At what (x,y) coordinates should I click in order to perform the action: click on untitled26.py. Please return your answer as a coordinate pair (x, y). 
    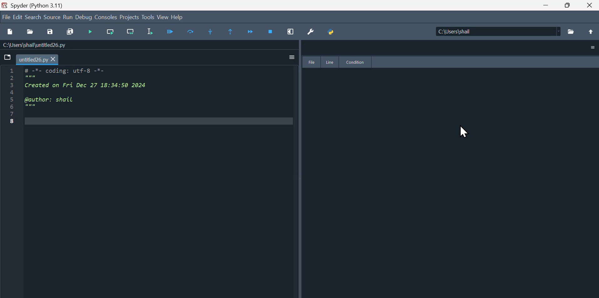
    Looking at the image, I should click on (38, 60).